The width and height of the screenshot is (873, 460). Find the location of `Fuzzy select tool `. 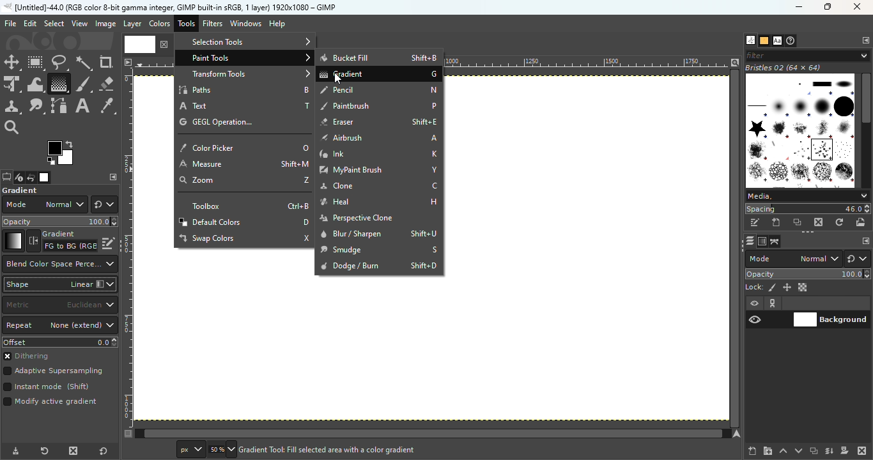

Fuzzy select tool  is located at coordinates (84, 63).